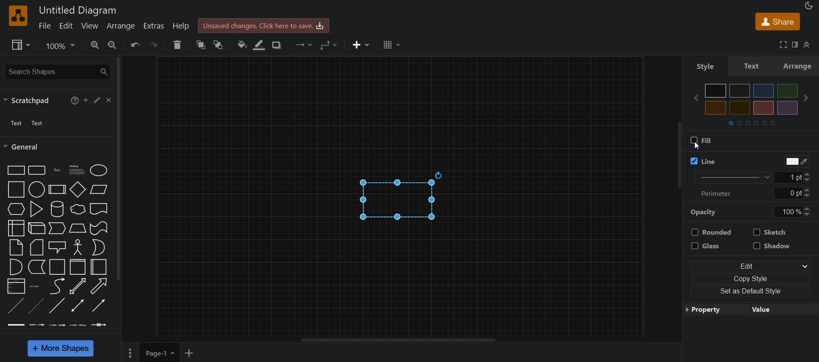 This screenshot has height=362, width=819. What do you see at coordinates (787, 91) in the screenshot?
I see `green` at bounding box center [787, 91].